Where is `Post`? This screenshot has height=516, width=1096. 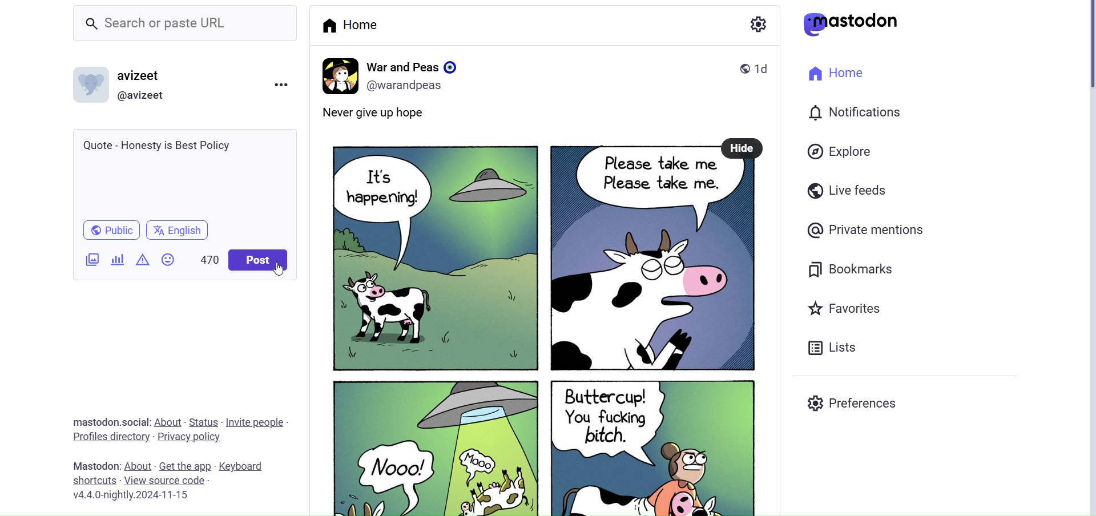 Post is located at coordinates (258, 261).